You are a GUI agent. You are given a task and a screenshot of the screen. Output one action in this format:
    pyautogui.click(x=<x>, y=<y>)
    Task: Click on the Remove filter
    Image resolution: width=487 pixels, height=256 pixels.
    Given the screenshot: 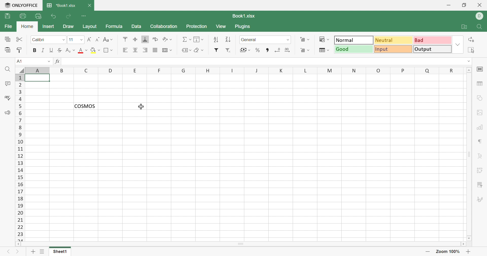 What is the action you would take?
    pyautogui.click(x=229, y=51)
    